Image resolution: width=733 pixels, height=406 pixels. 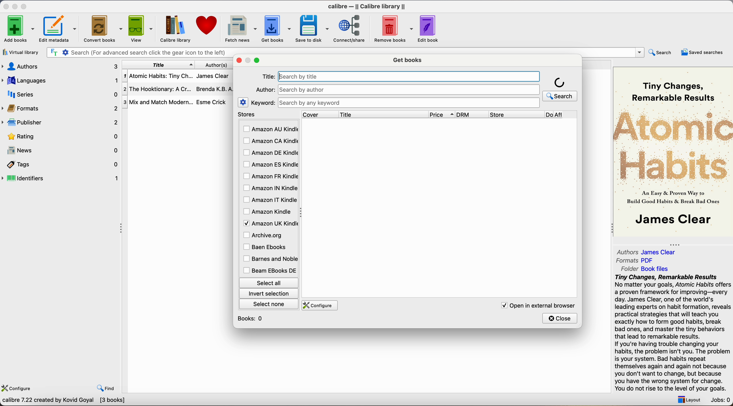 I want to click on author, so click(x=264, y=89).